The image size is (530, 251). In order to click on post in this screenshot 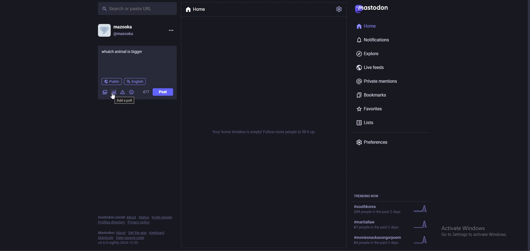, I will do `click(125, 51)`.